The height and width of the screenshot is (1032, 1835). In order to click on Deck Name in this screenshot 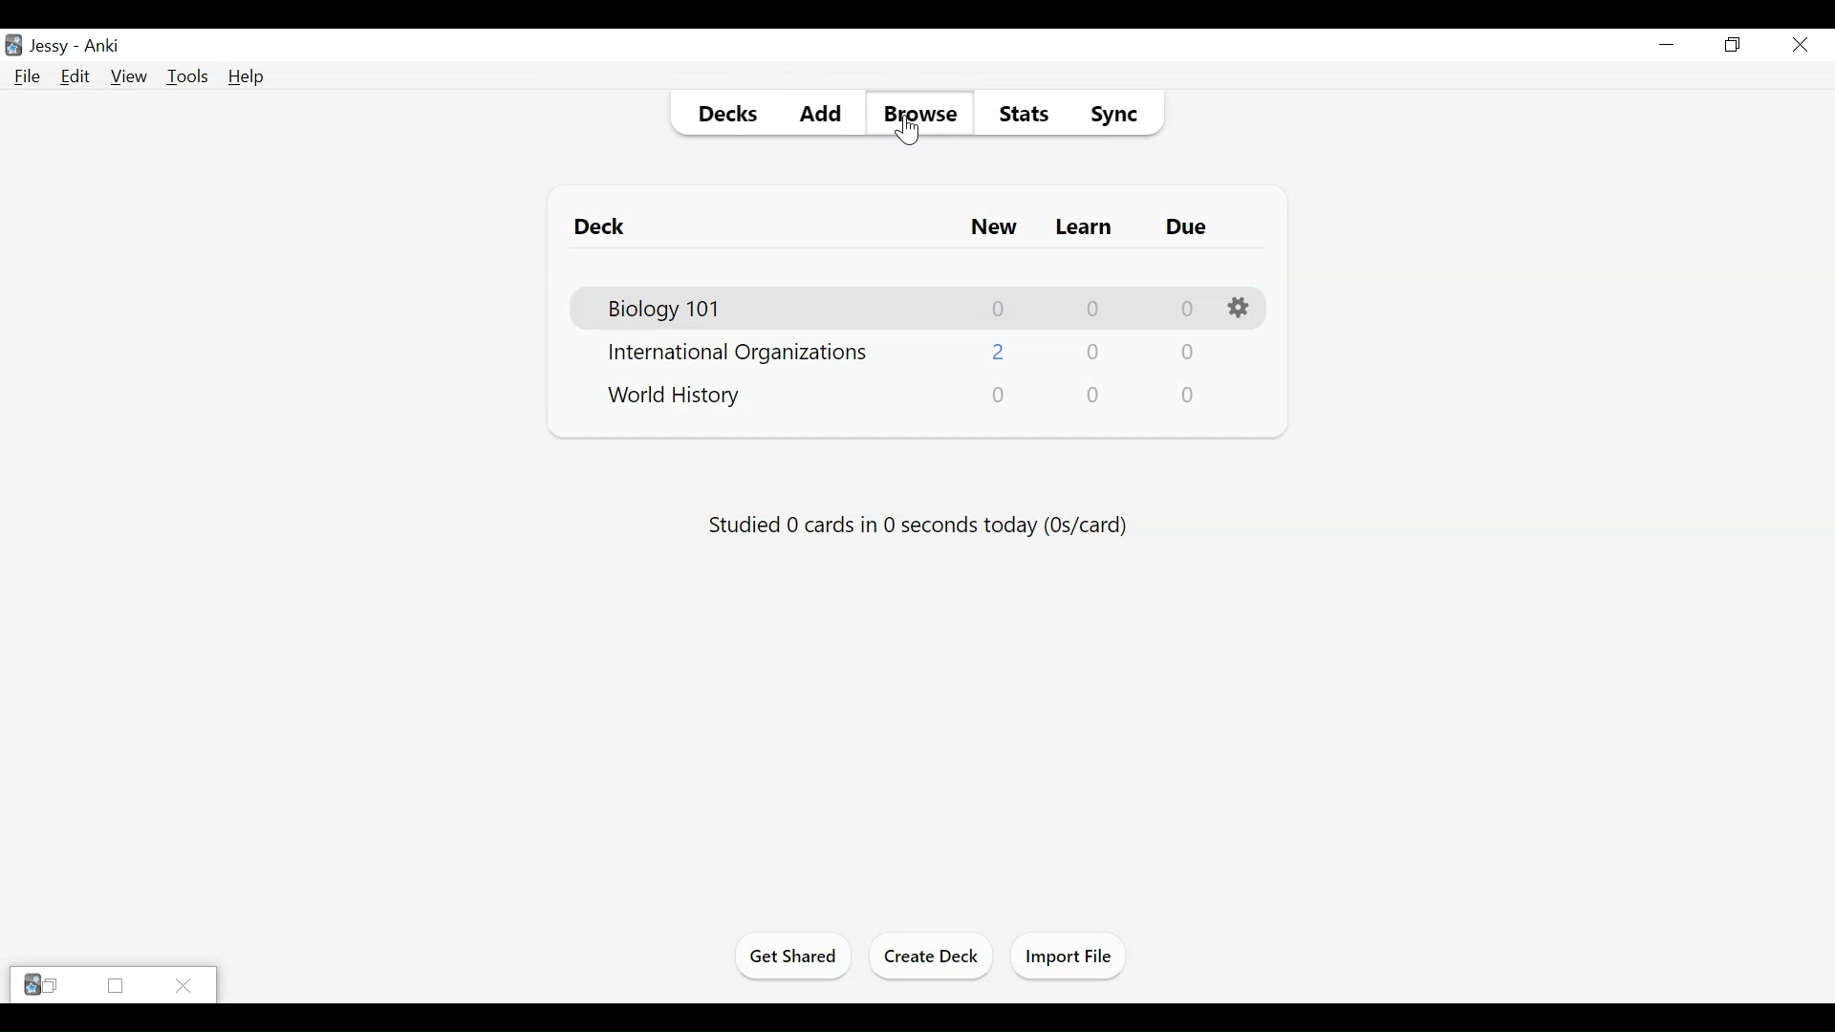, I will do `click(663, 311)`.